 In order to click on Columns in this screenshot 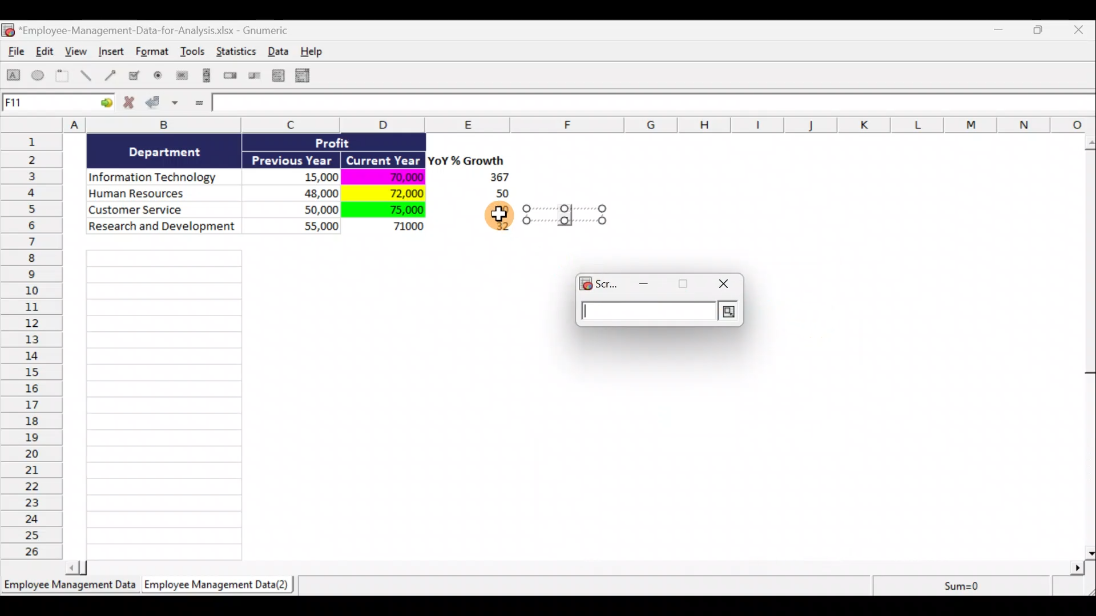, I will do `click(552, 124)`.